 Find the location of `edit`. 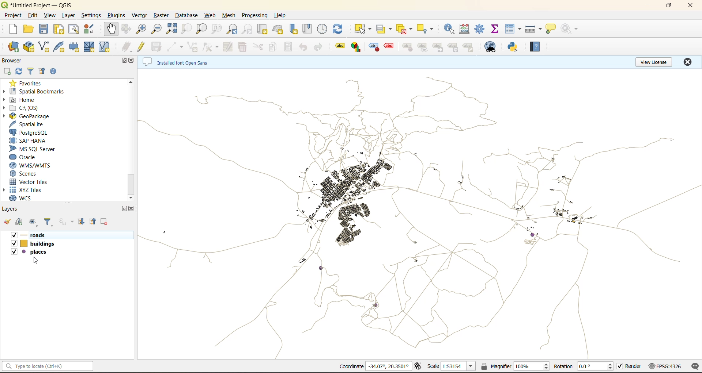

edit is located at coordinates (34, 16).